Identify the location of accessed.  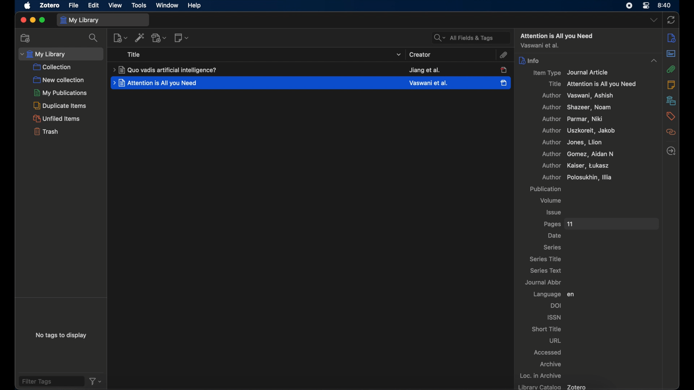
(548, 353).